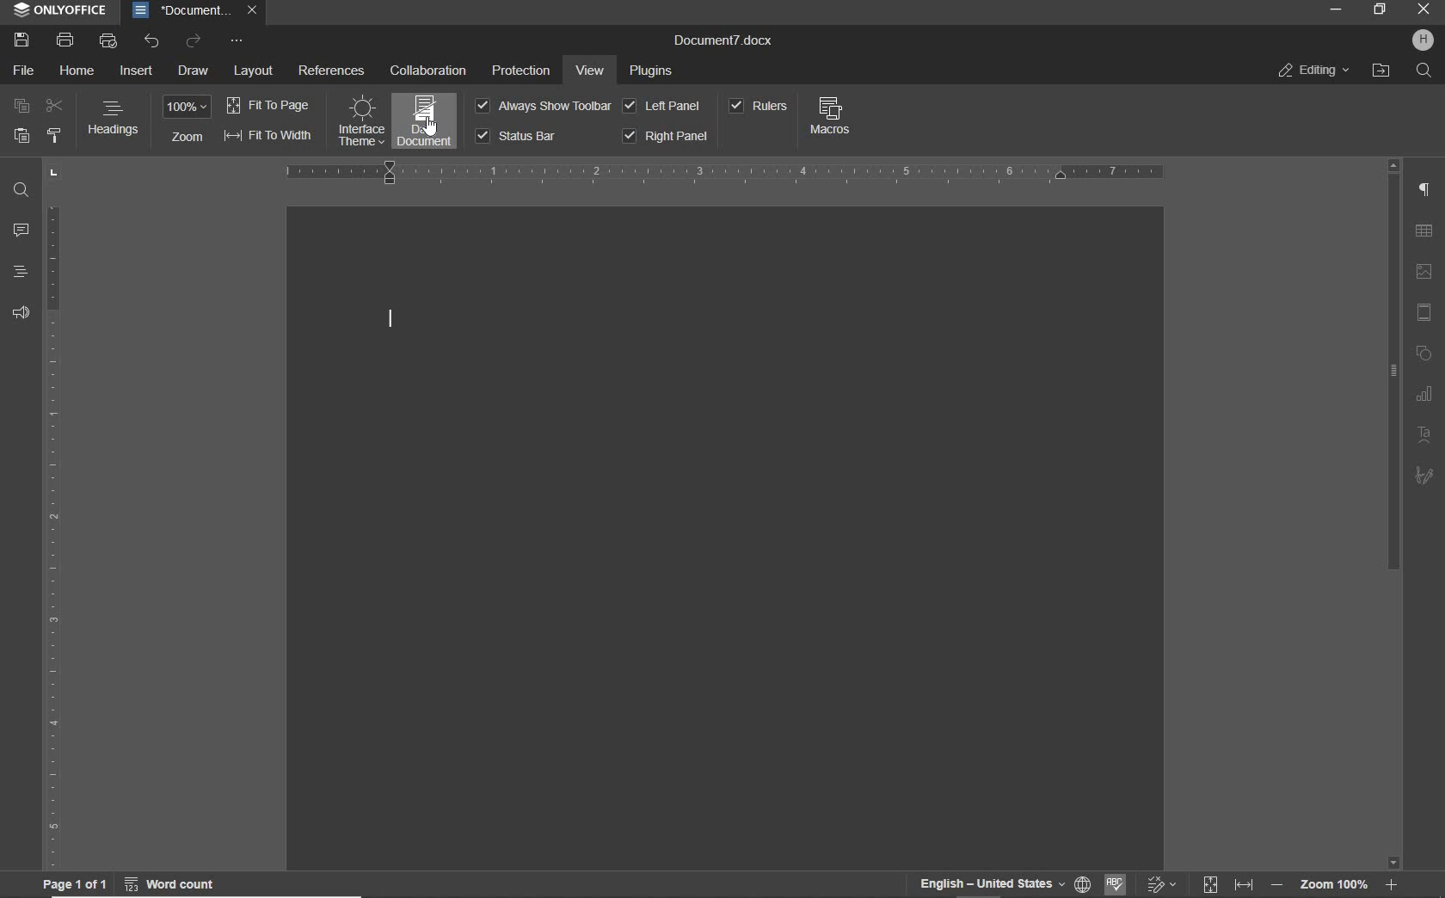 The image size is (1445, 898). What do you see at coordinates (107, 40) in the screenshot?
I see `QUICK PRINT` at bounding box center [107, 40].